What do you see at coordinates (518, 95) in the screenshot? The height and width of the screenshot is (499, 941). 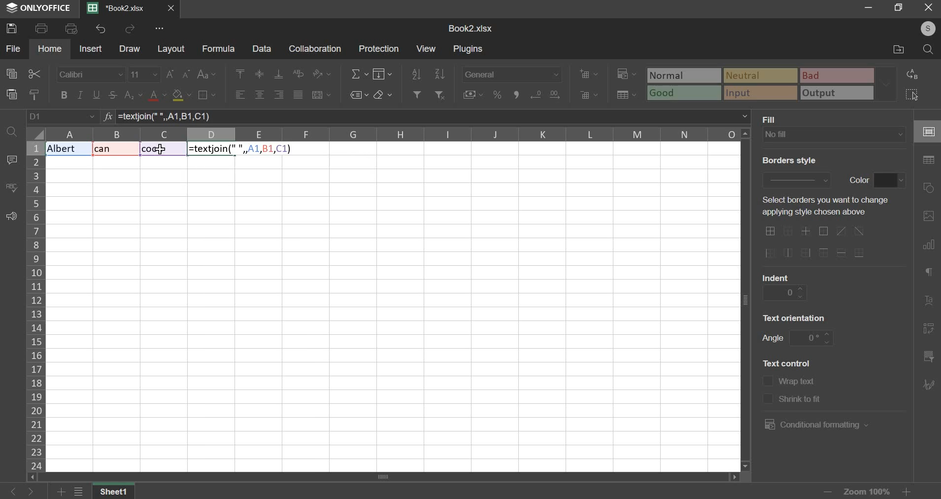 I see `comma style` at bounding box center [518, 95].